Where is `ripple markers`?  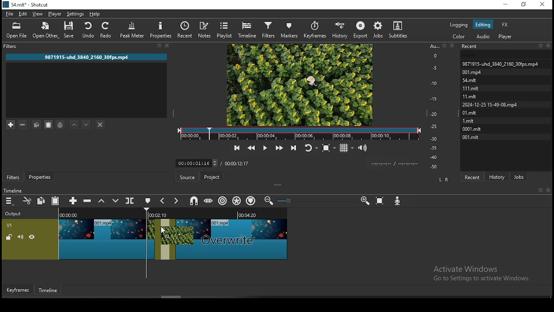 ripple markers is located at coordinates (251, 200).